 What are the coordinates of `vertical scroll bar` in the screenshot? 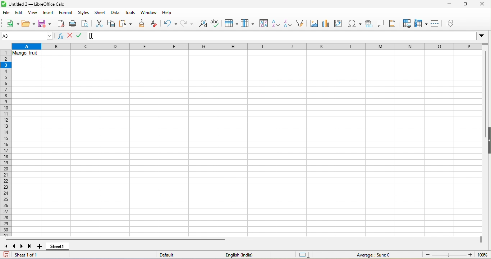 It's located at (484, 87).